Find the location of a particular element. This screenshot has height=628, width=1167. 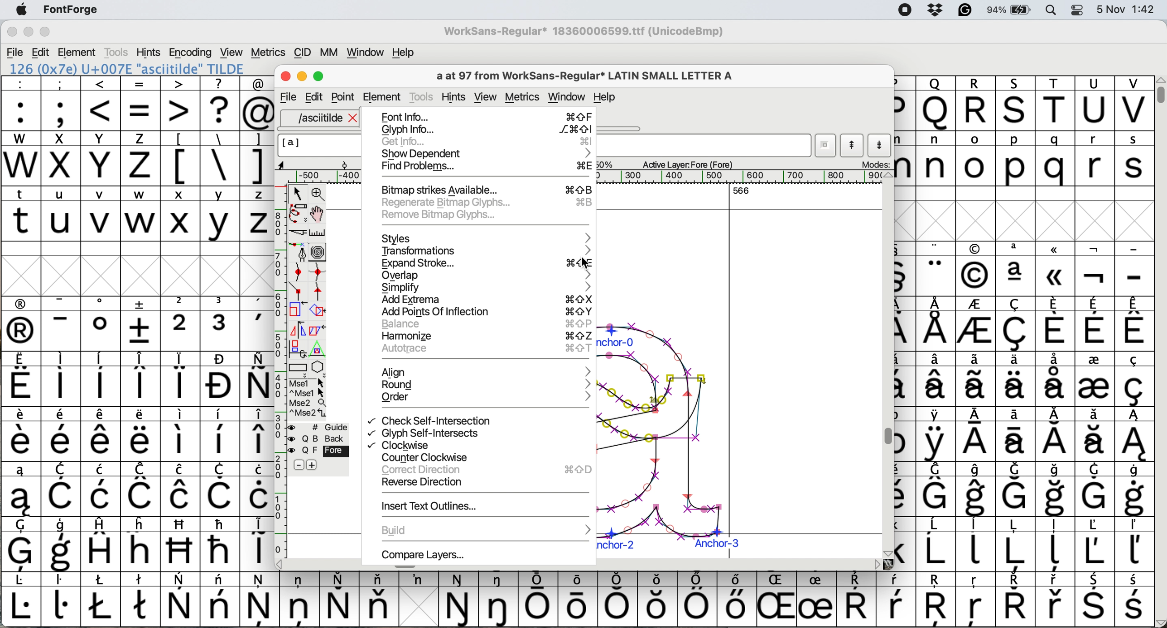

t is located at coordinates (21, 213).